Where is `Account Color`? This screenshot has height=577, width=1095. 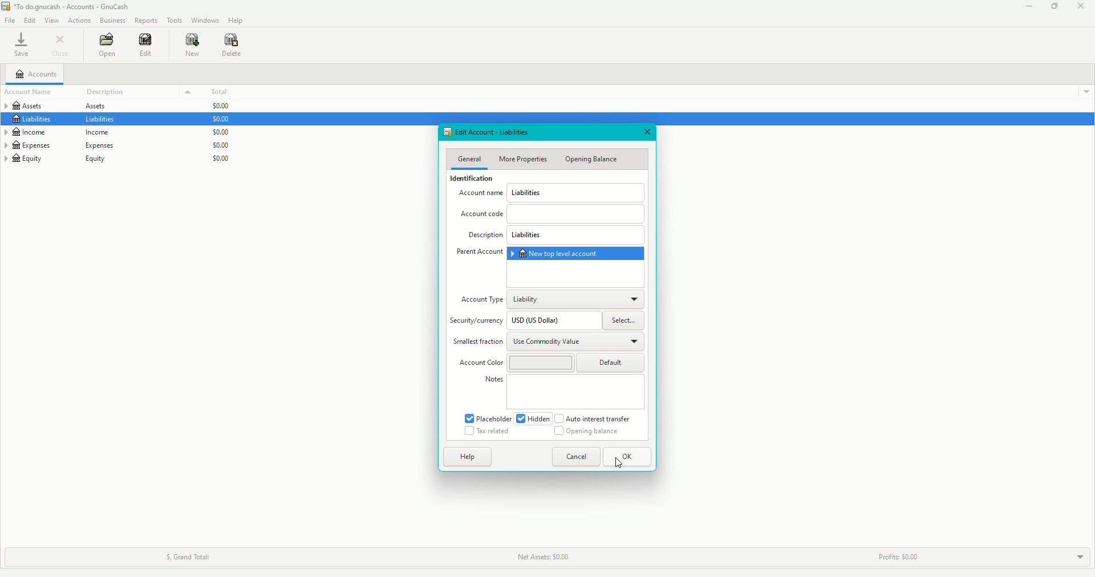 Account Color is located at coordinates (478, 362).